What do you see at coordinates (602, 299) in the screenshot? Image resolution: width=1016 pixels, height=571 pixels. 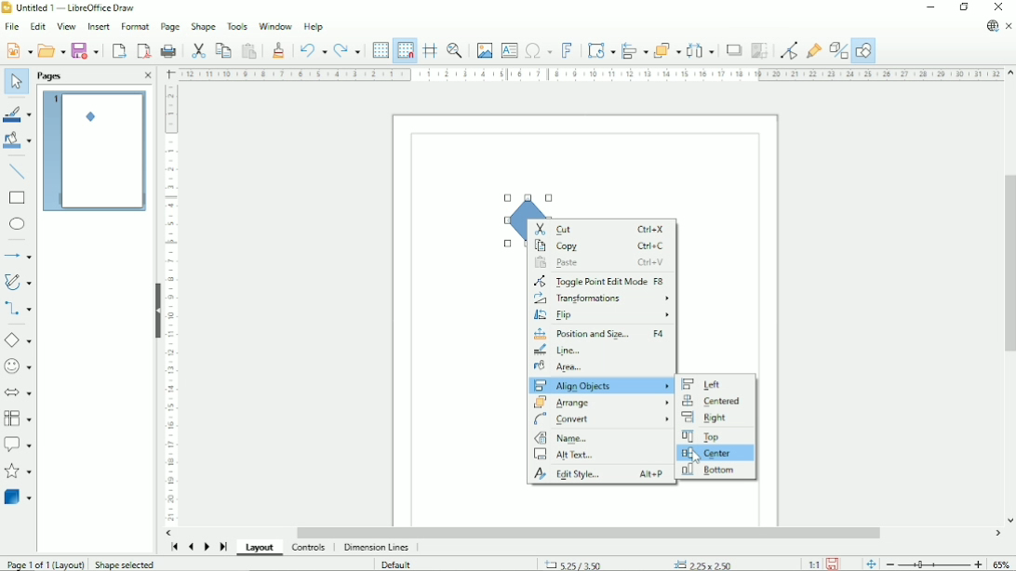 I see `Transformations` at bounding box center [602, 299].